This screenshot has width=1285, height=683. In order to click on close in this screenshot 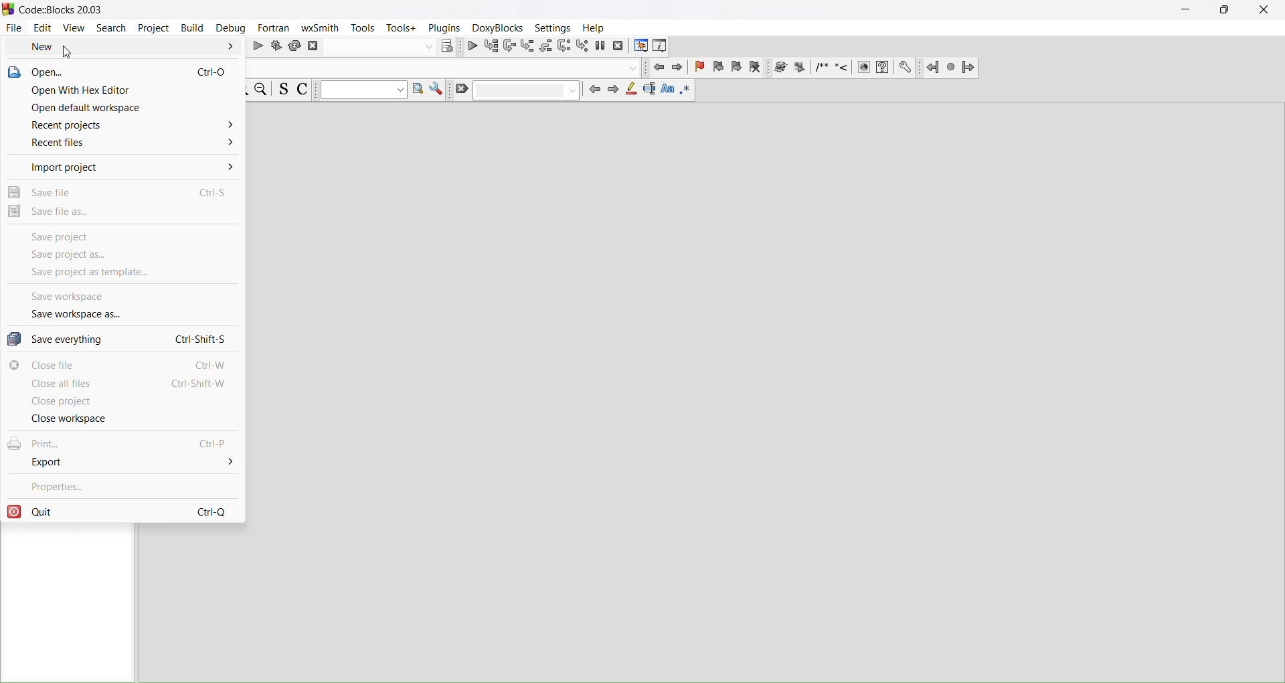, I will do `click(1265, 10)`.